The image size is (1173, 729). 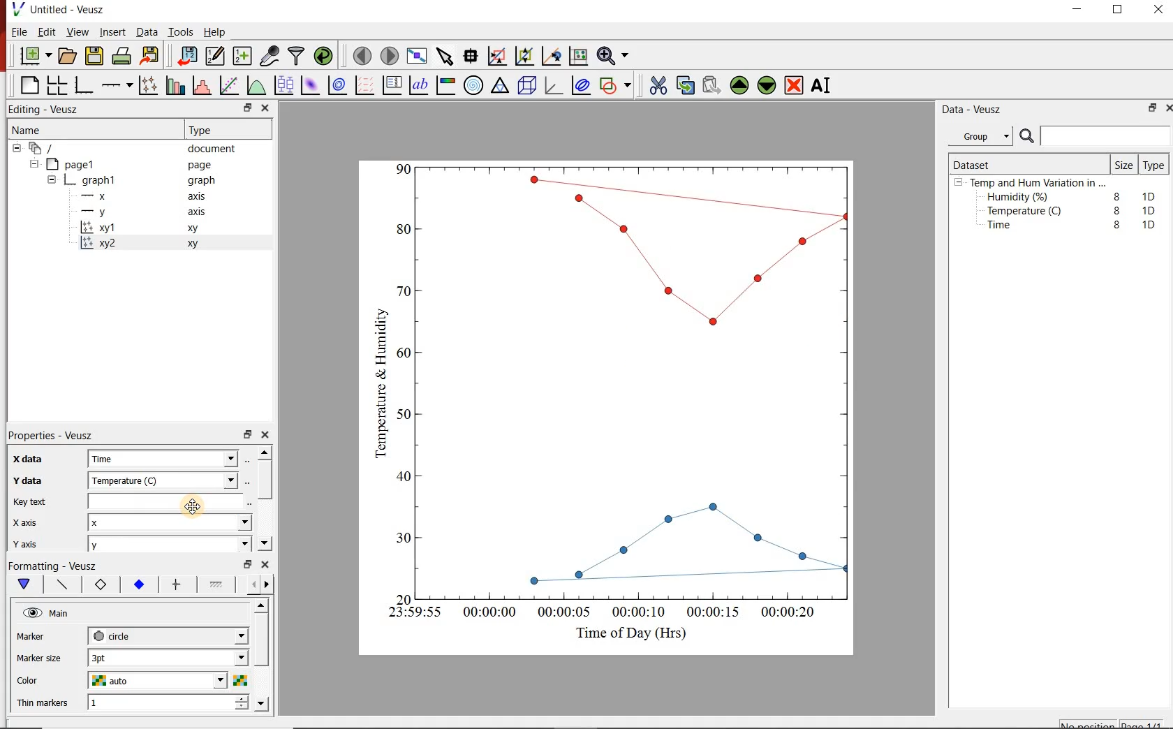 What do you see at coordinates (59, 83) in the screenshot?
I see `arrange graphs in a grid` at bounding box center [59, 83].